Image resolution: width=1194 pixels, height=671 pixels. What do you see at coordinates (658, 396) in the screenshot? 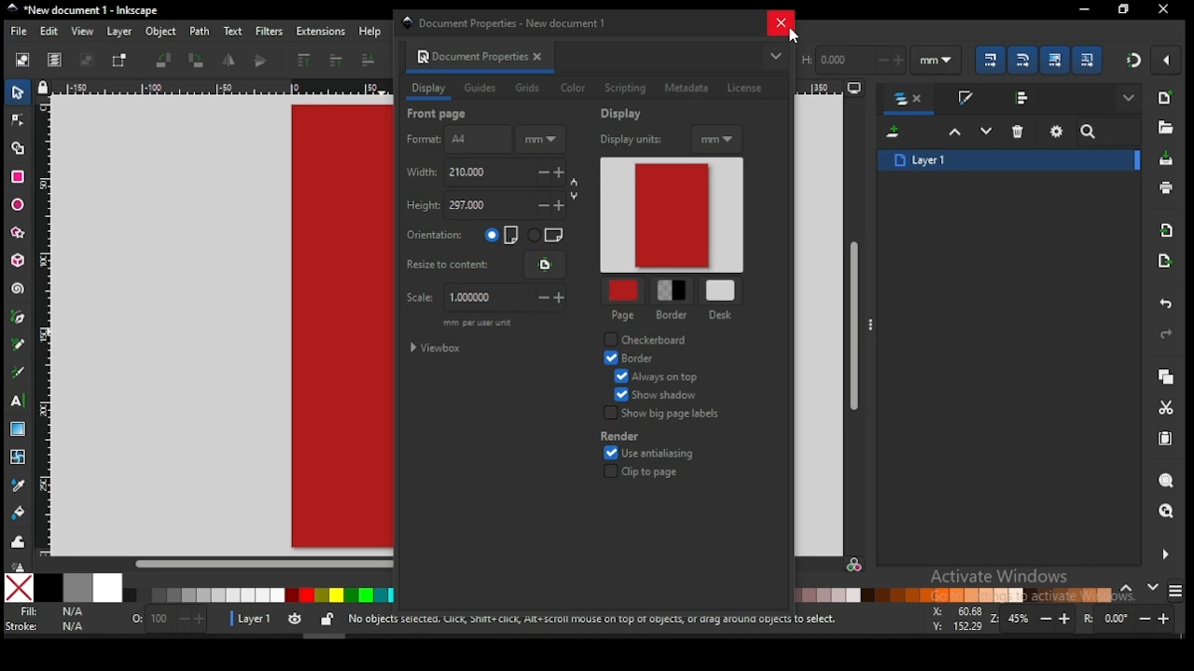
I see `checkbox: show shadow` at bounding box center [658, 396].